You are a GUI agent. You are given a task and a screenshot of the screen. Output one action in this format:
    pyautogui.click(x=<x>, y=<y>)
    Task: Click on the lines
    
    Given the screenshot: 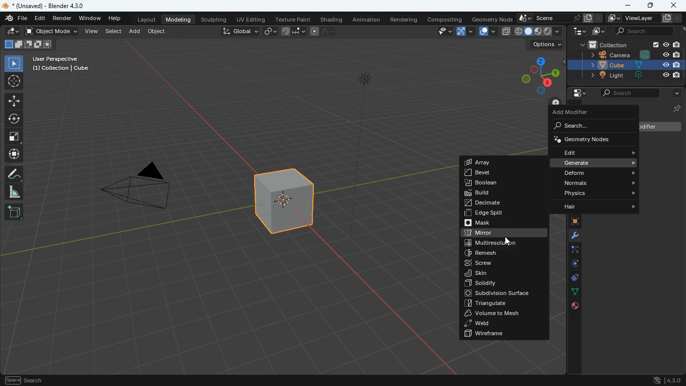 What is the action you would take?
    pyautogui.click(x=570, y=292)
    